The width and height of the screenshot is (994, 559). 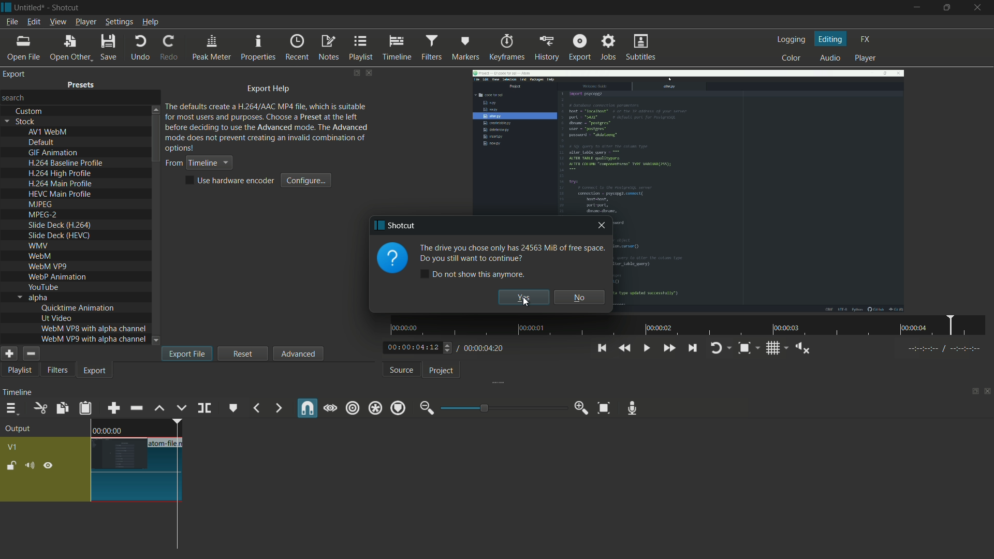 I want to click on properties, so click(x=259, y=49).